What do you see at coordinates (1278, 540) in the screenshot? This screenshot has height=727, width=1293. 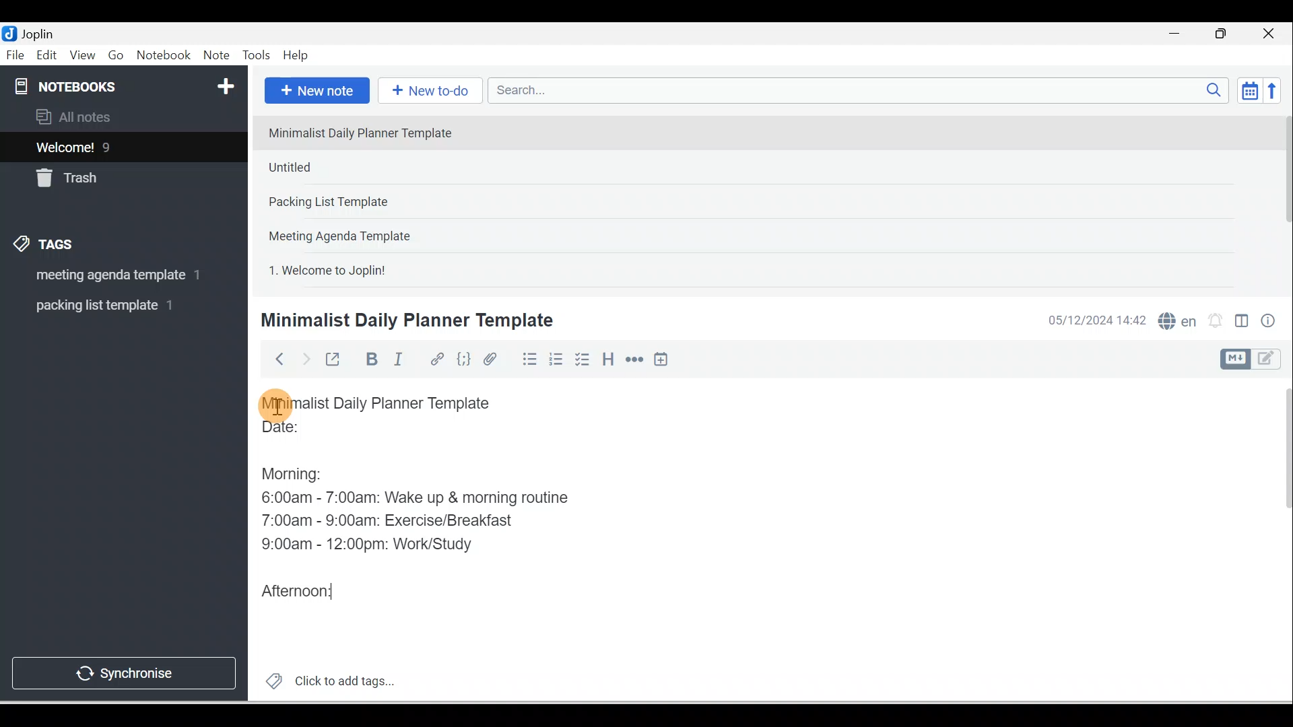 I see `Scroll bar` at bounding box center [1278, 540].